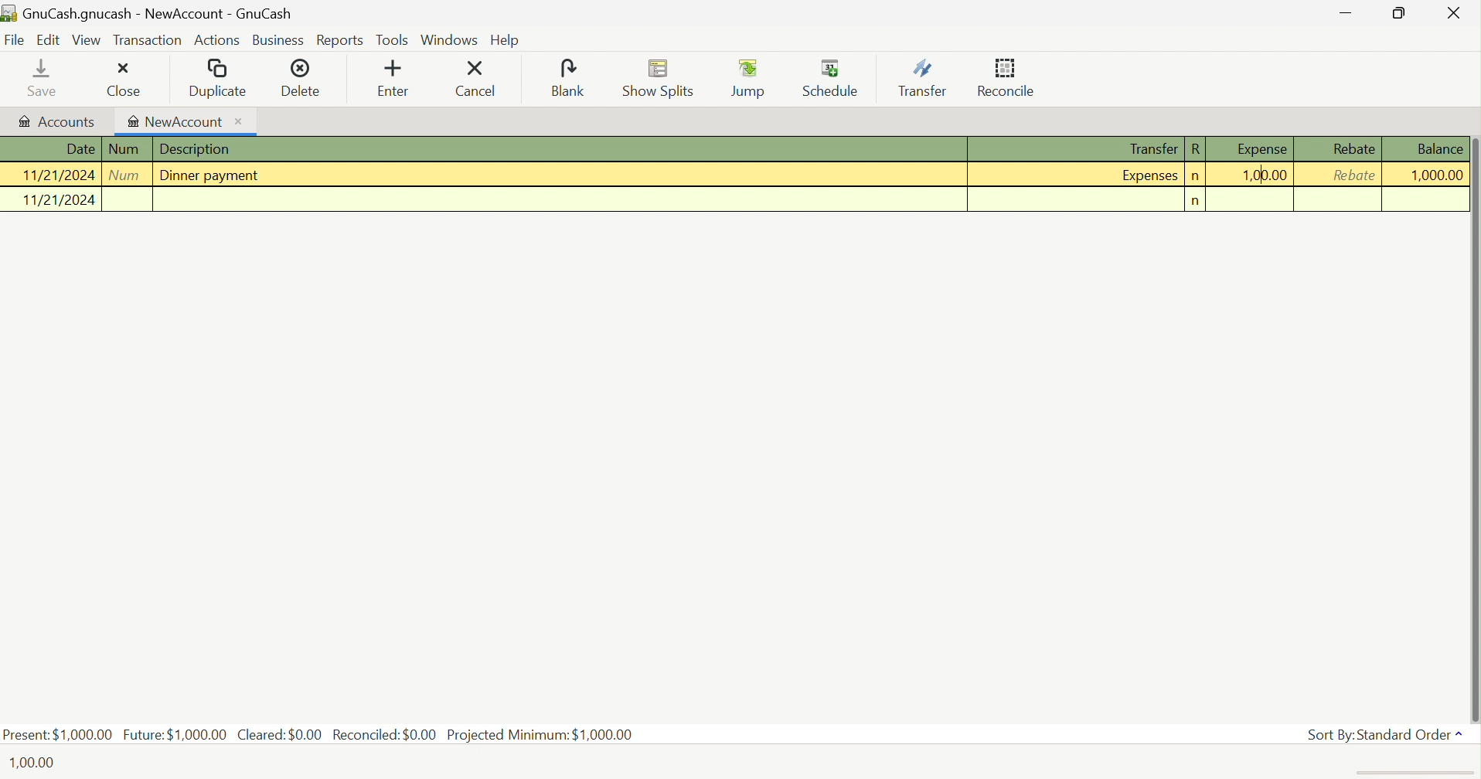  Describe the element at coordinates (1347, 15) in the screenshot. I see `Minimize` at that location.